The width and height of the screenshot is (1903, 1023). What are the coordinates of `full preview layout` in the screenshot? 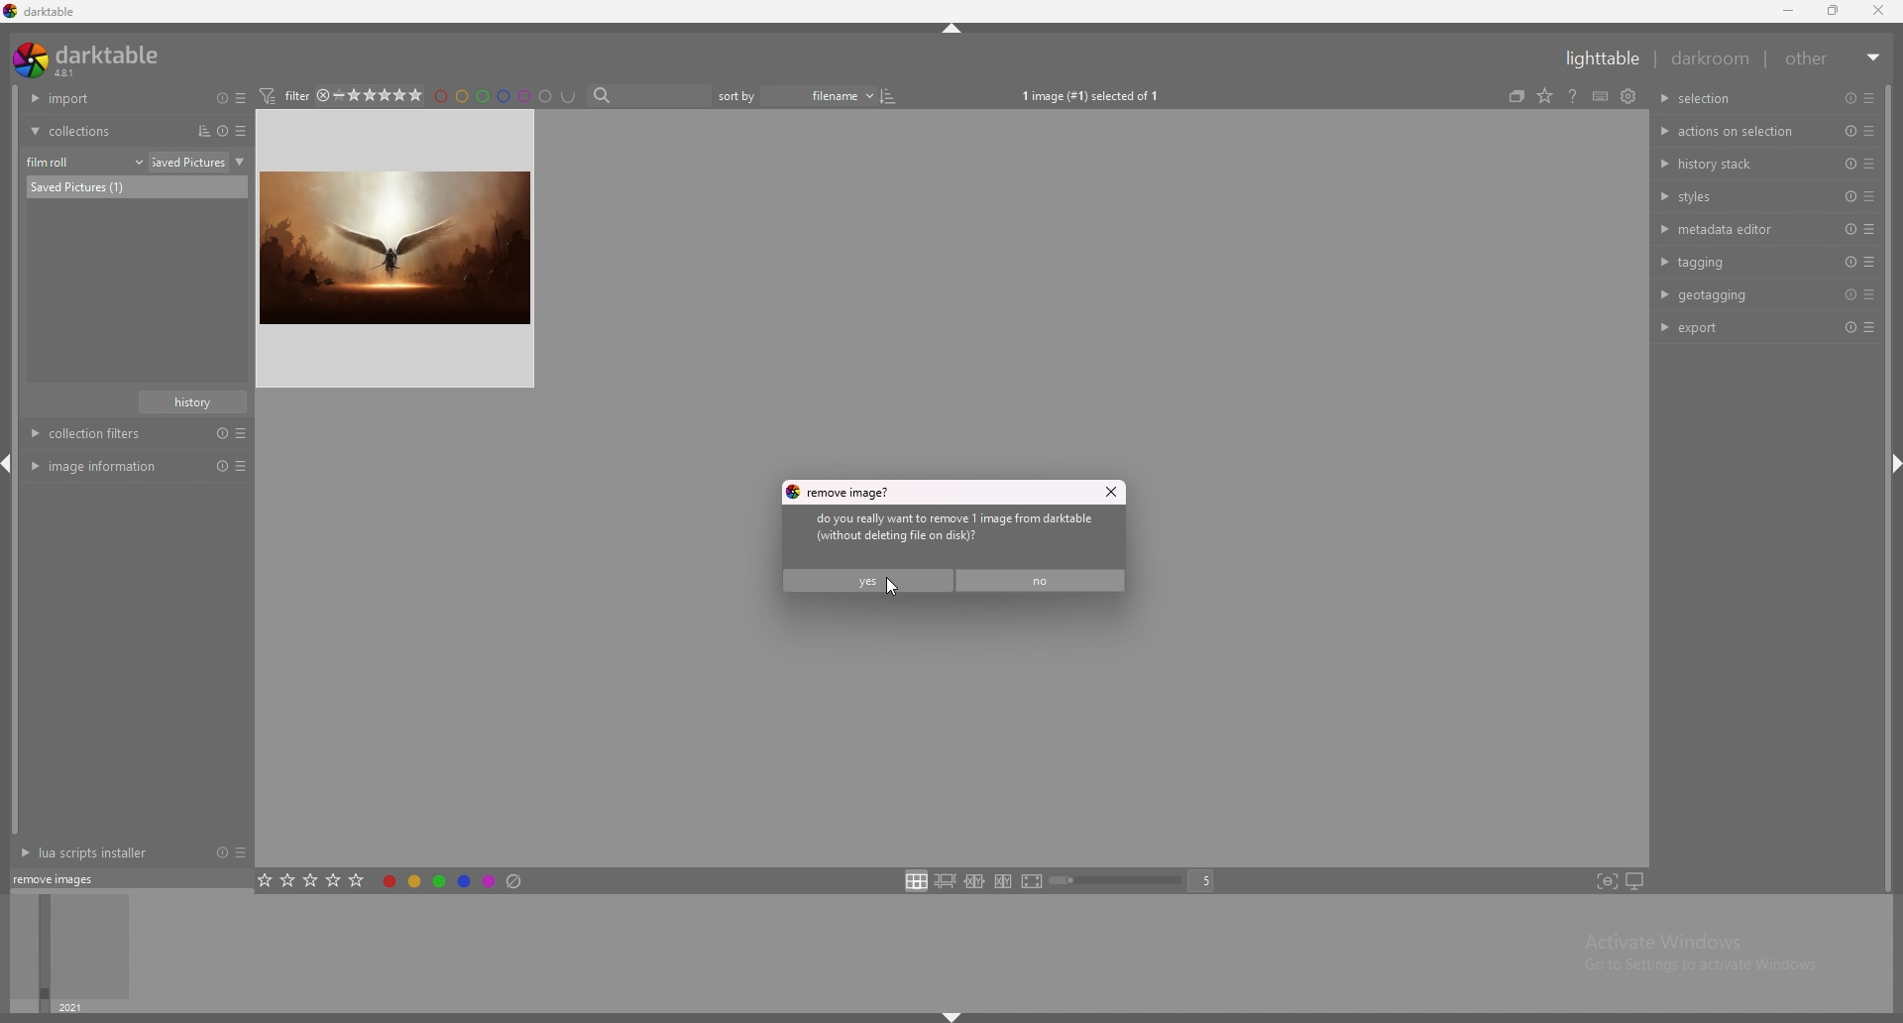 It's located at (1033, 883).